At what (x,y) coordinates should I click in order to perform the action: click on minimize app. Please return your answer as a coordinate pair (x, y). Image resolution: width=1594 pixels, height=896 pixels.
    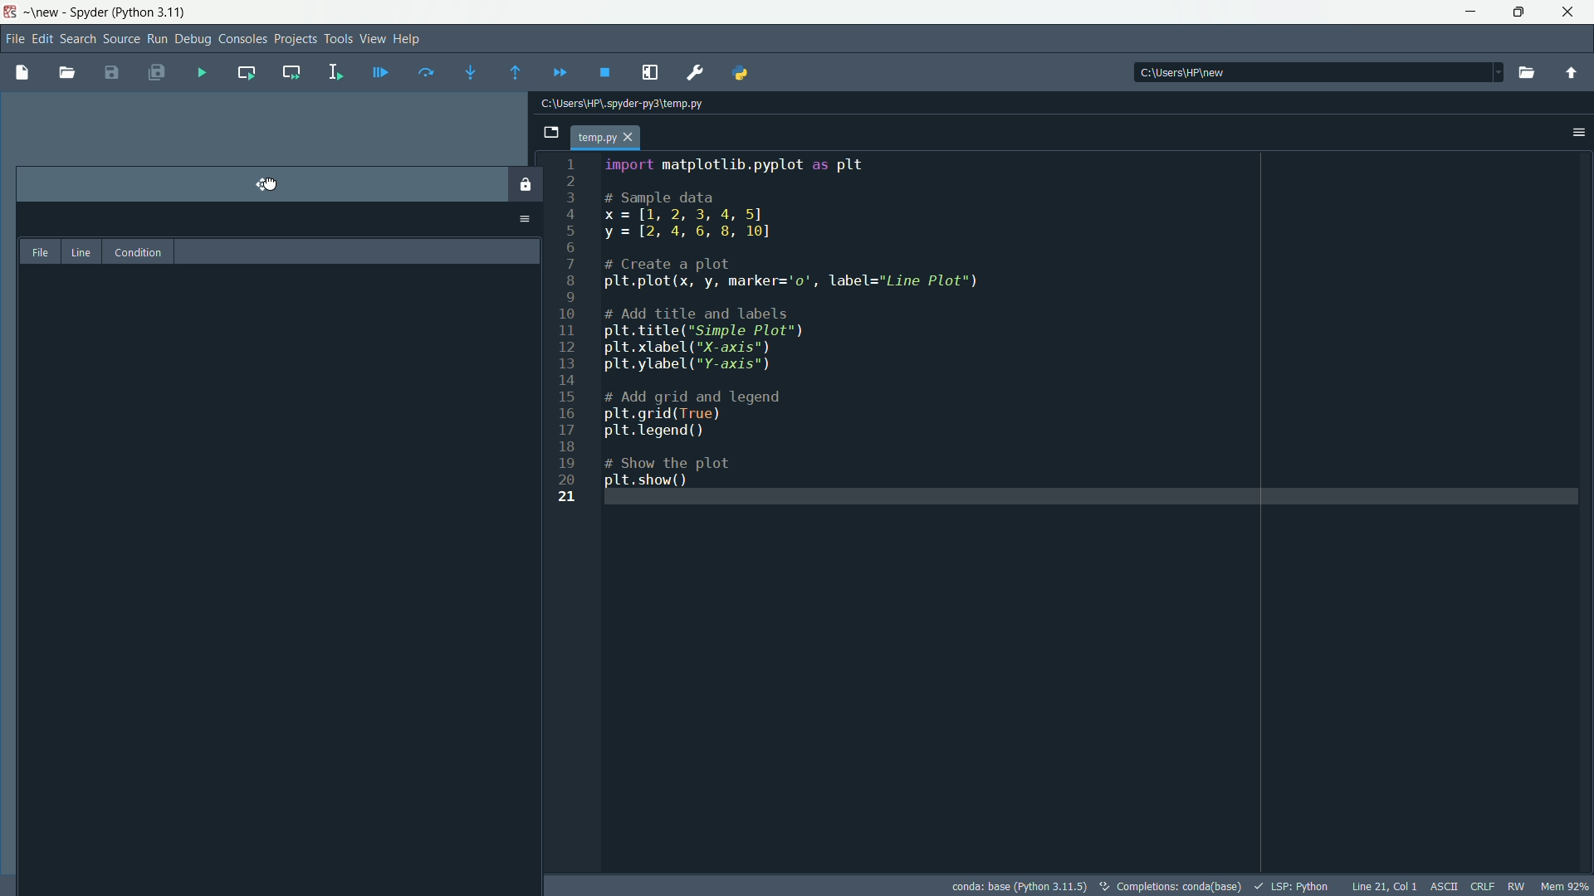
    Looking at the image, I should click on (1469, 12).